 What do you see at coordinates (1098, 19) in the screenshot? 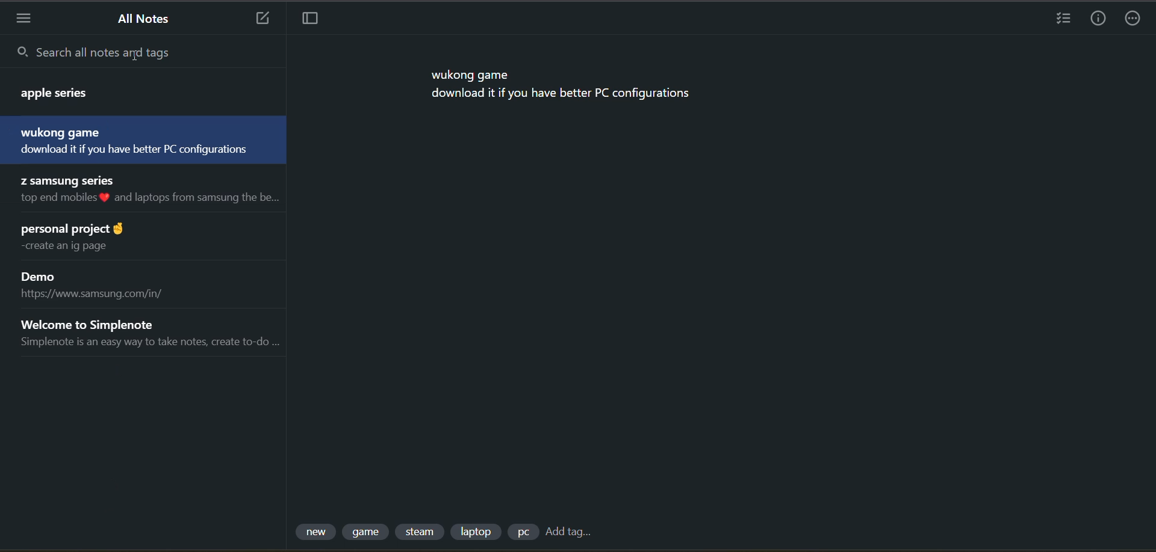
I see `info` at bounding box center [1098, 19].